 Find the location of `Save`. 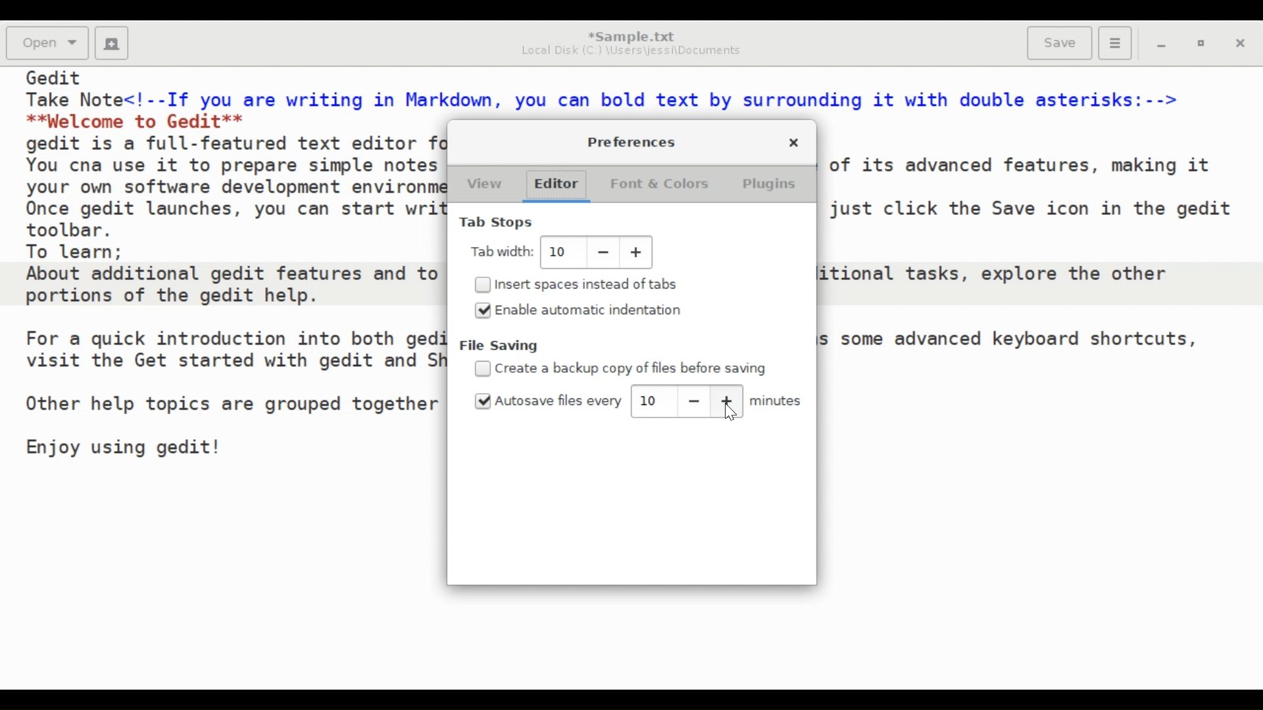

Save is located at coordinates (1060, 41).